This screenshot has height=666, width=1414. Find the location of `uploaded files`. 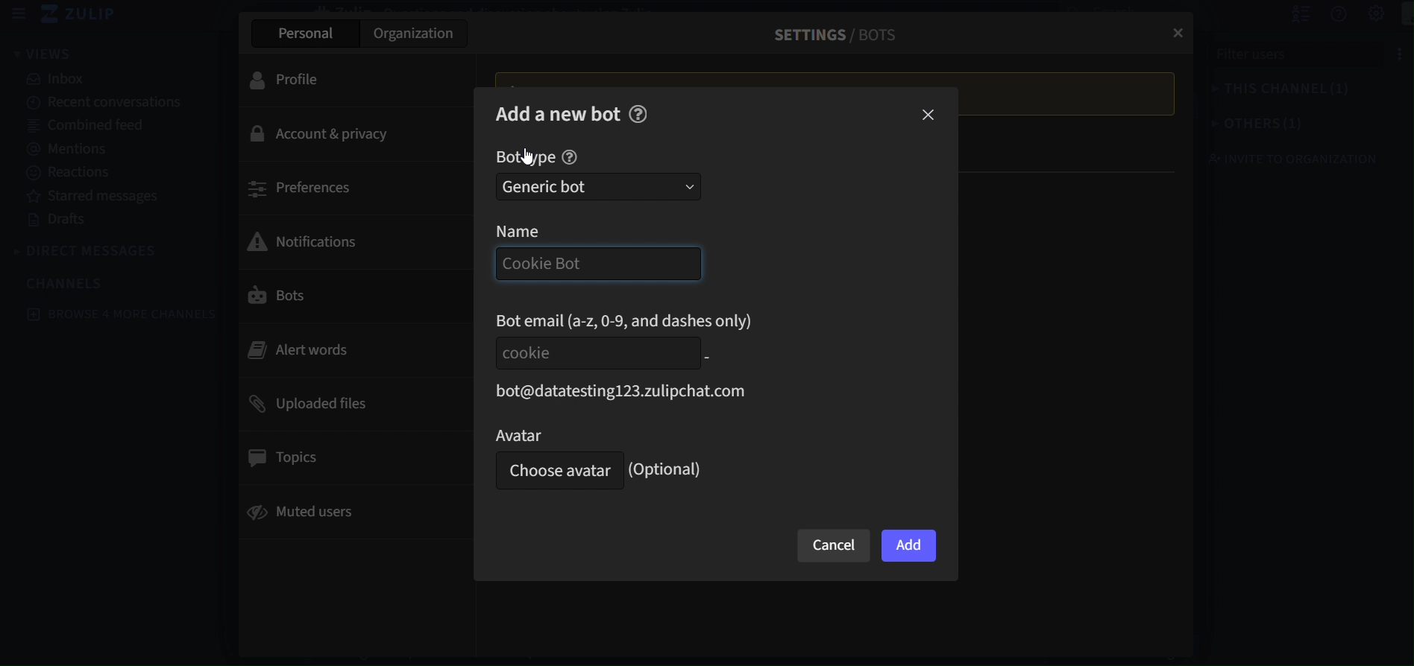

uploaded files is located at coordinates (340, 402).